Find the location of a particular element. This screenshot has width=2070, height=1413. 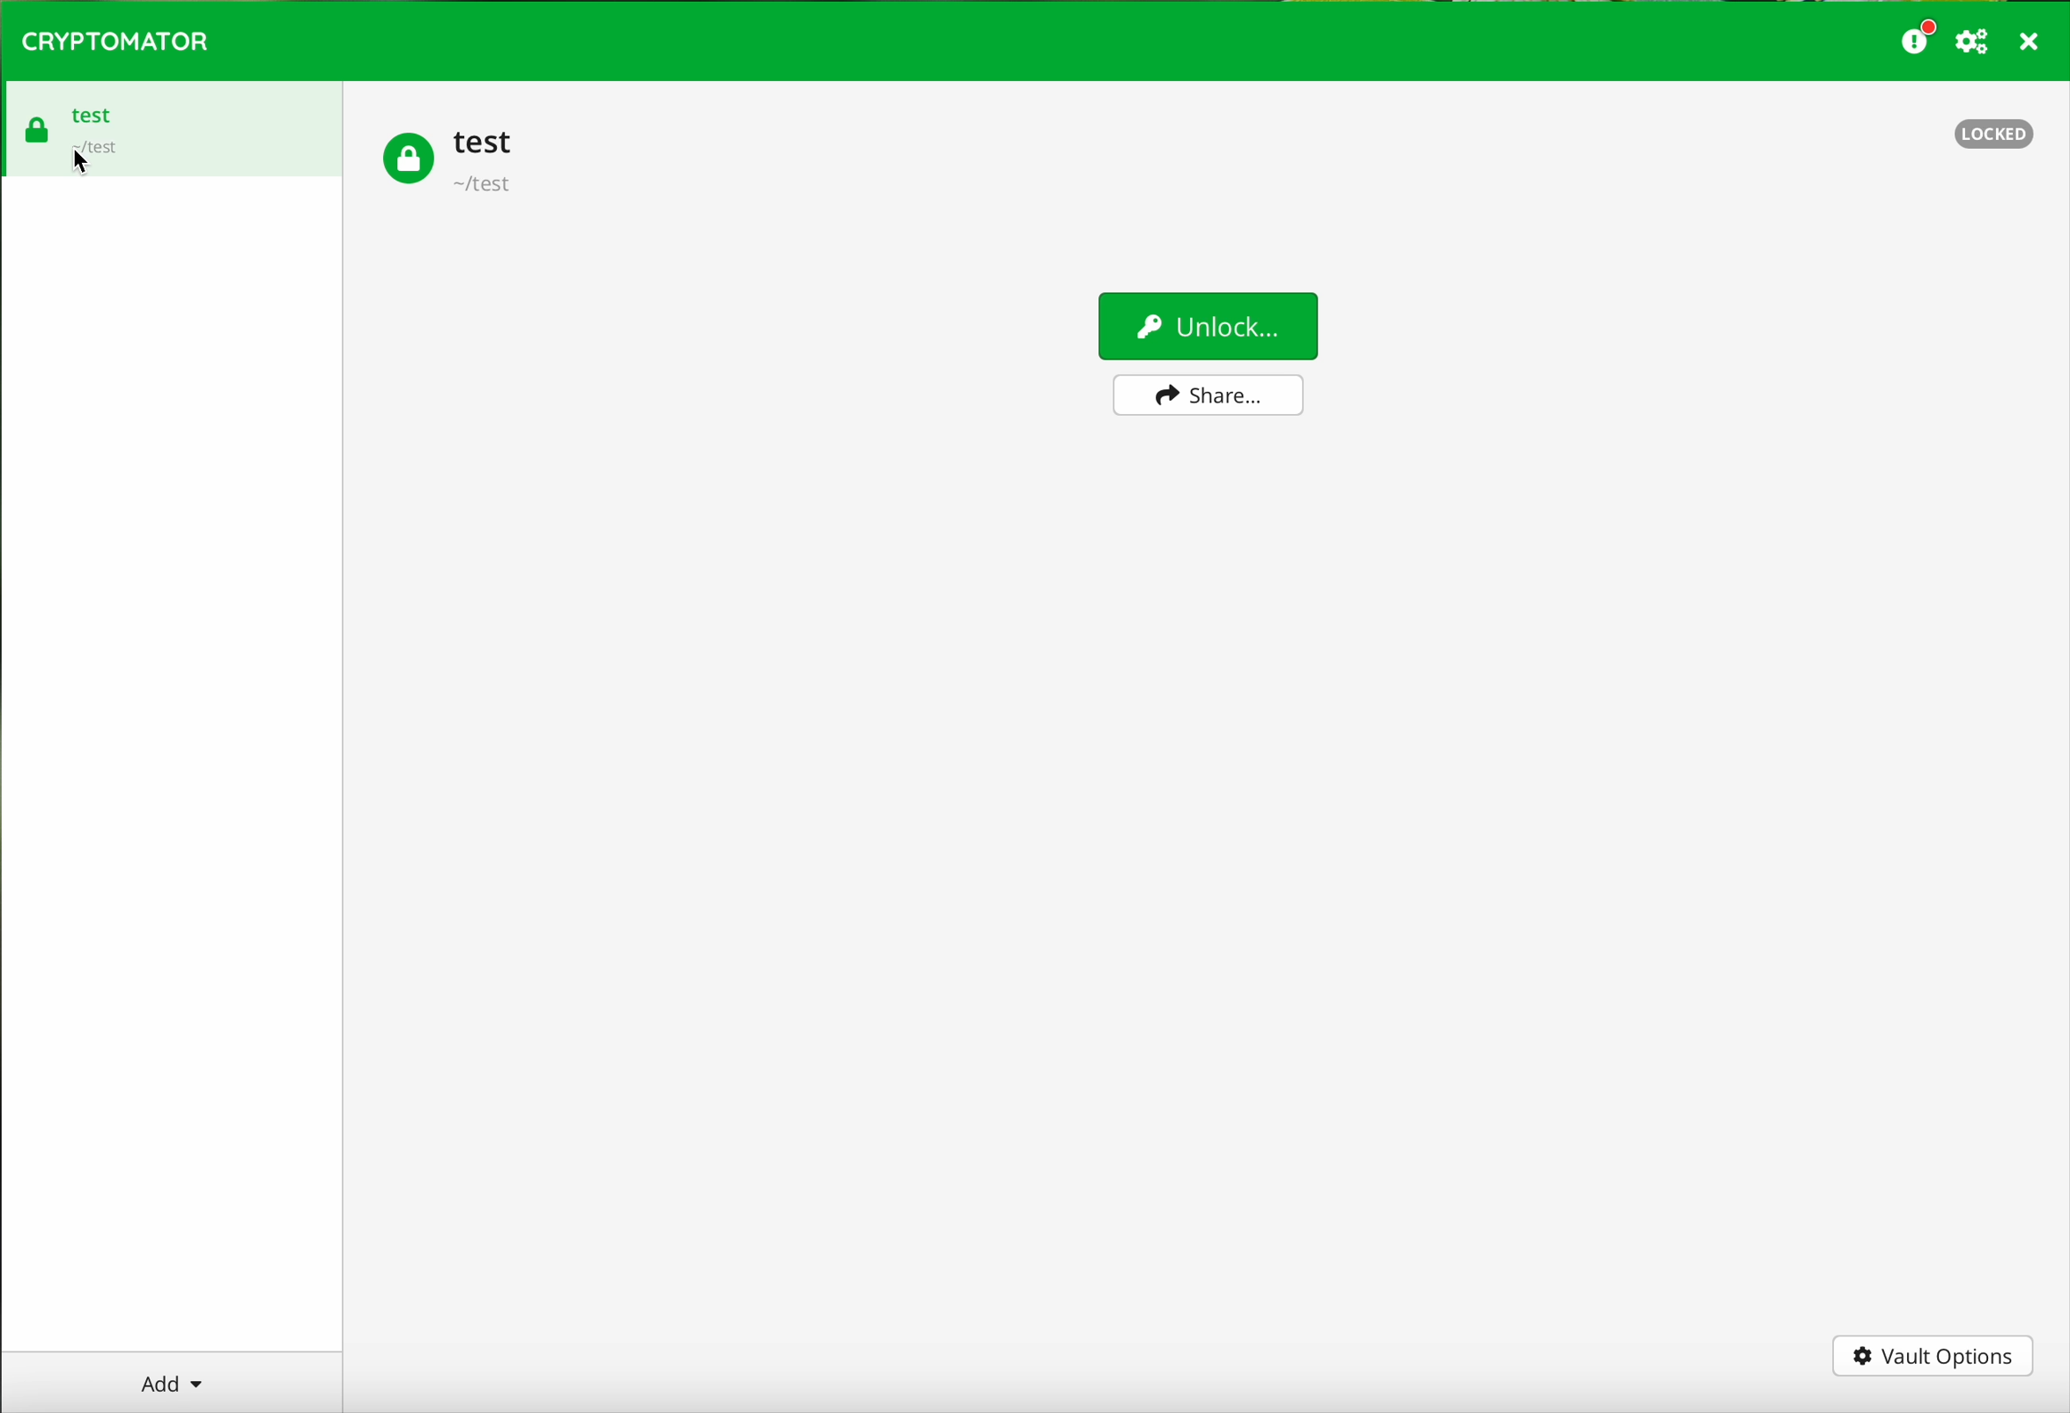

cursor is located at coordinates (86, 174).